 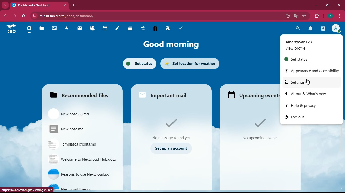 What do you see at coordinates (70, 16) in the screenshot?
I see `mia.nl.tab.digital/apps/dashboard/` at bounding box center [70, 16].